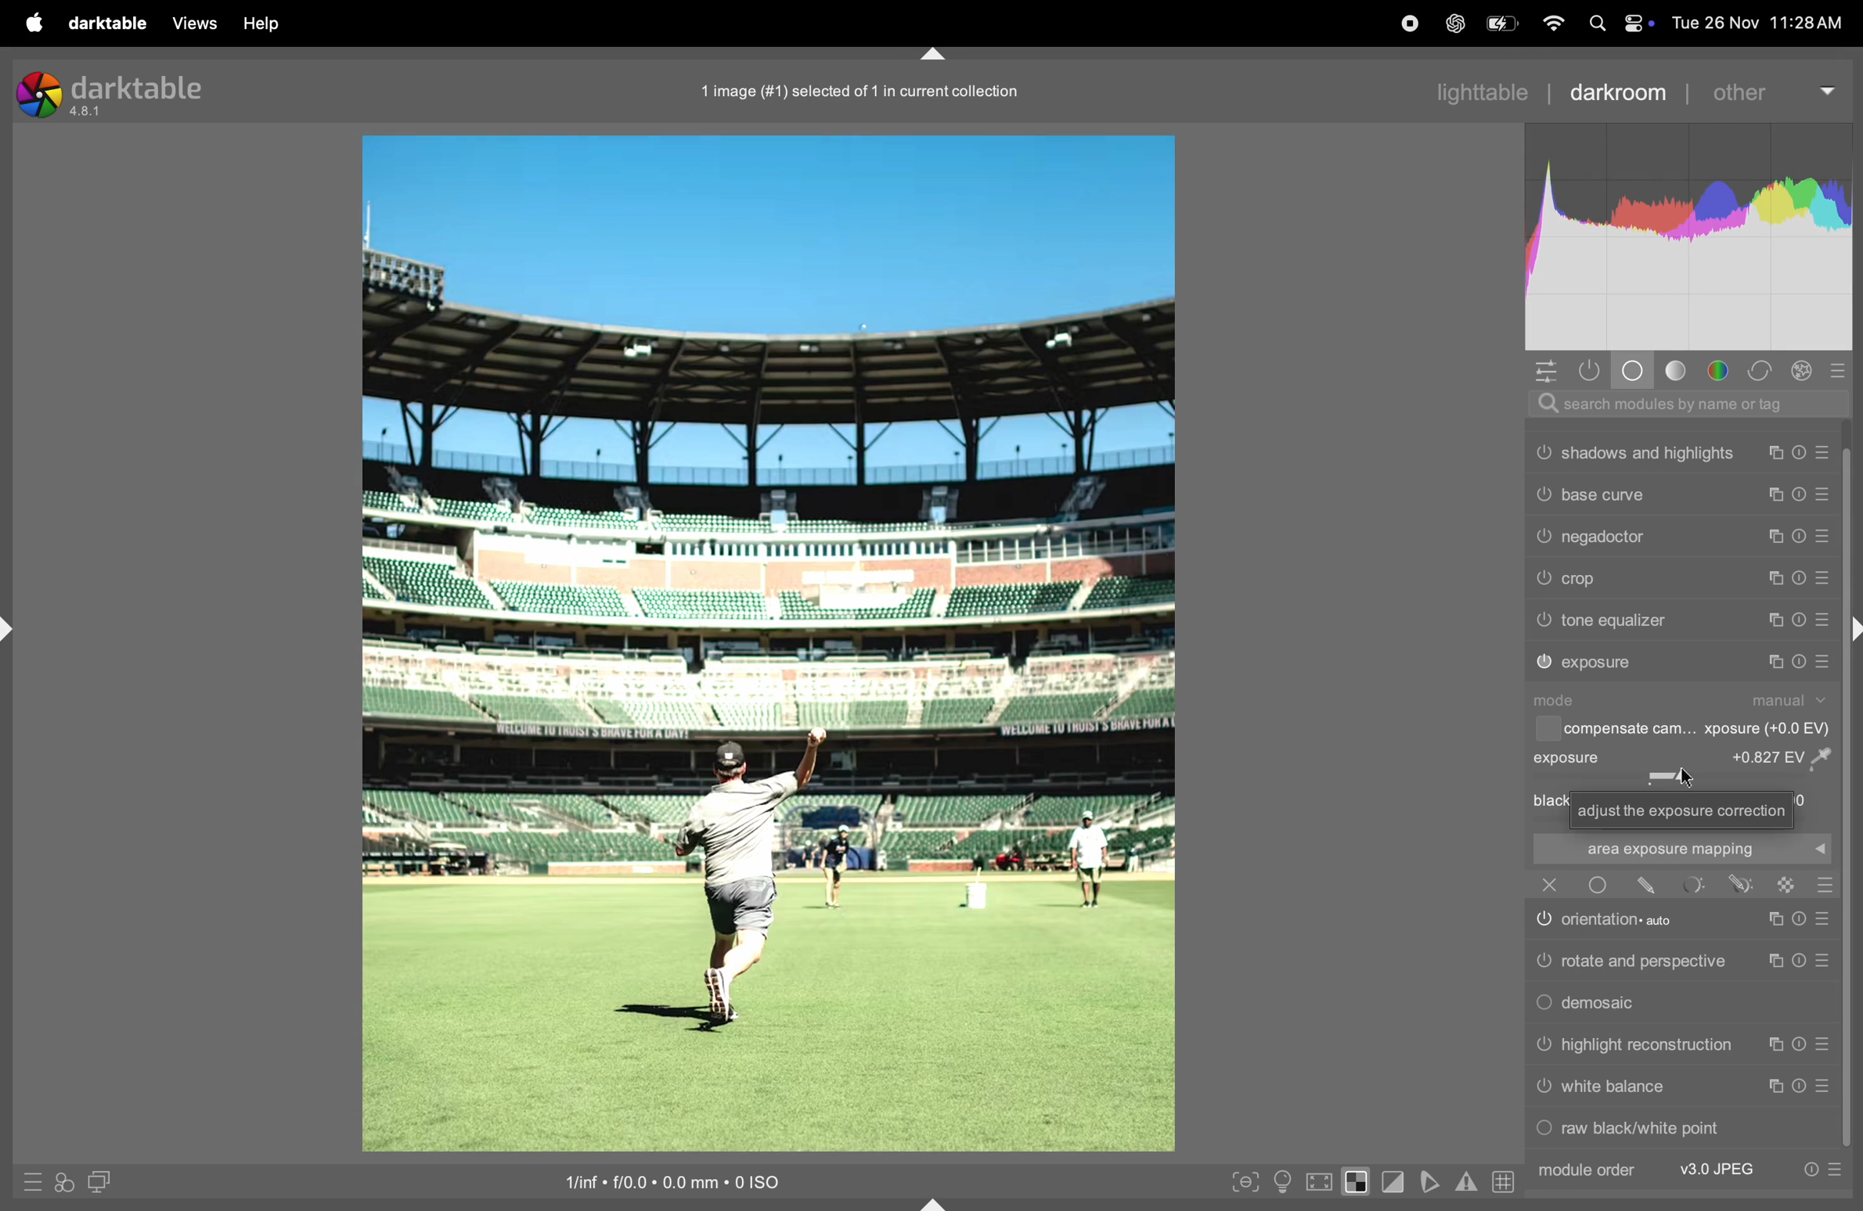  I want to click on Switch on or off, so click(1544, 663).